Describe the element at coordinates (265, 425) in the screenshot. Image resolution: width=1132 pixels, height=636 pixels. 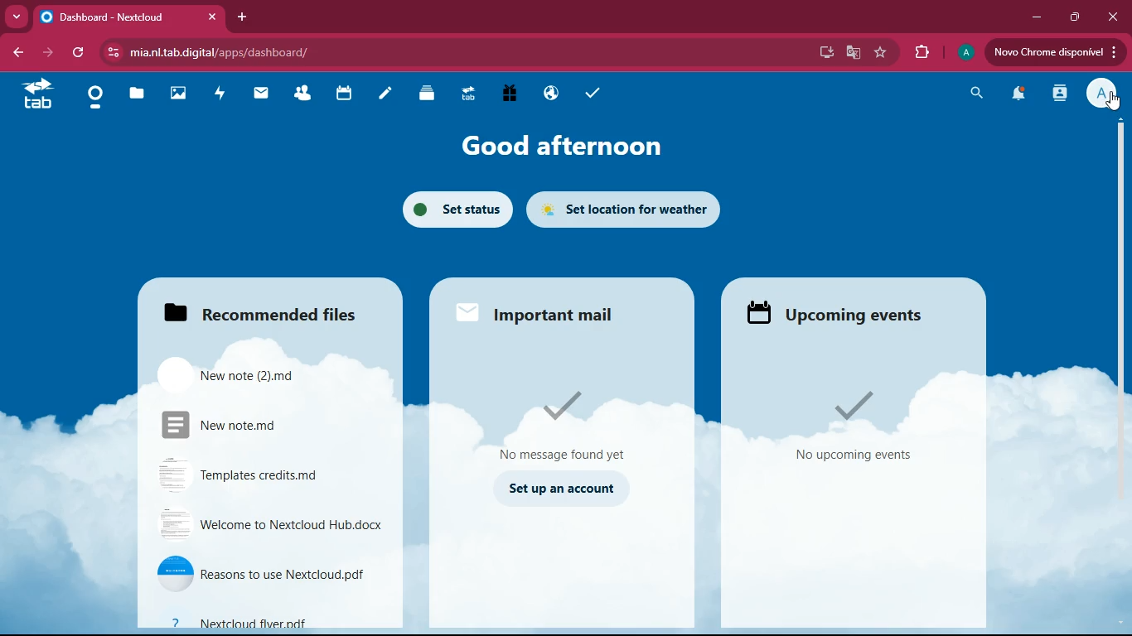
I see `files` at that location.